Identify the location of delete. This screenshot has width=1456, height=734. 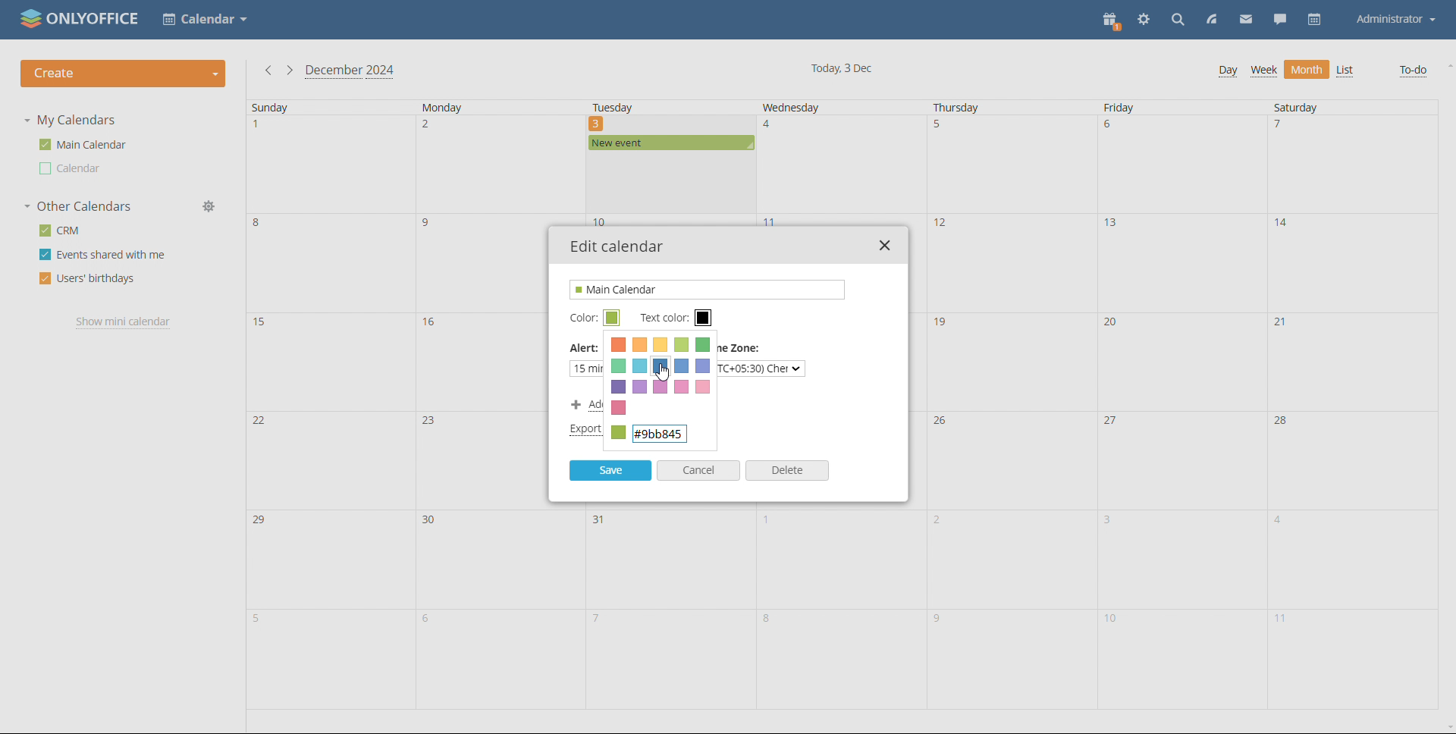
(787, 470).